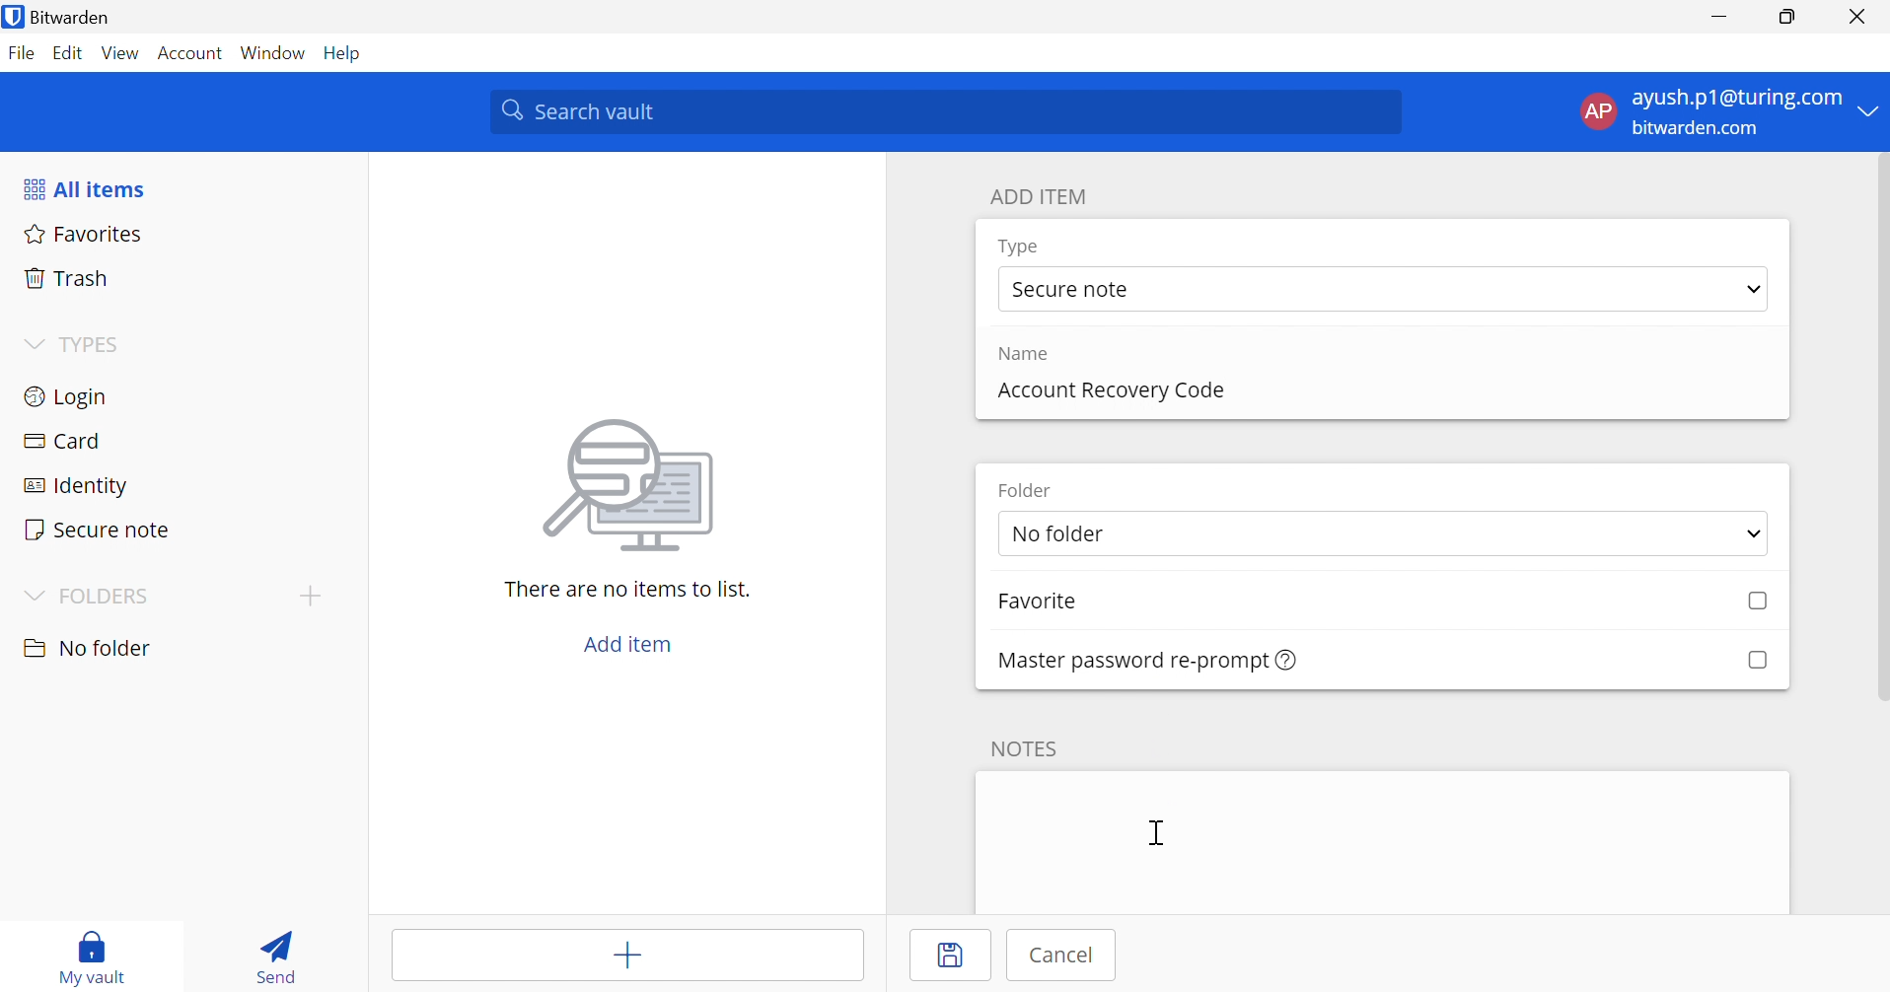 This screenshot has height=992, width=1890. Describe the element at coordinates (1749, 602) in the screenshot. I see `box` at that location.